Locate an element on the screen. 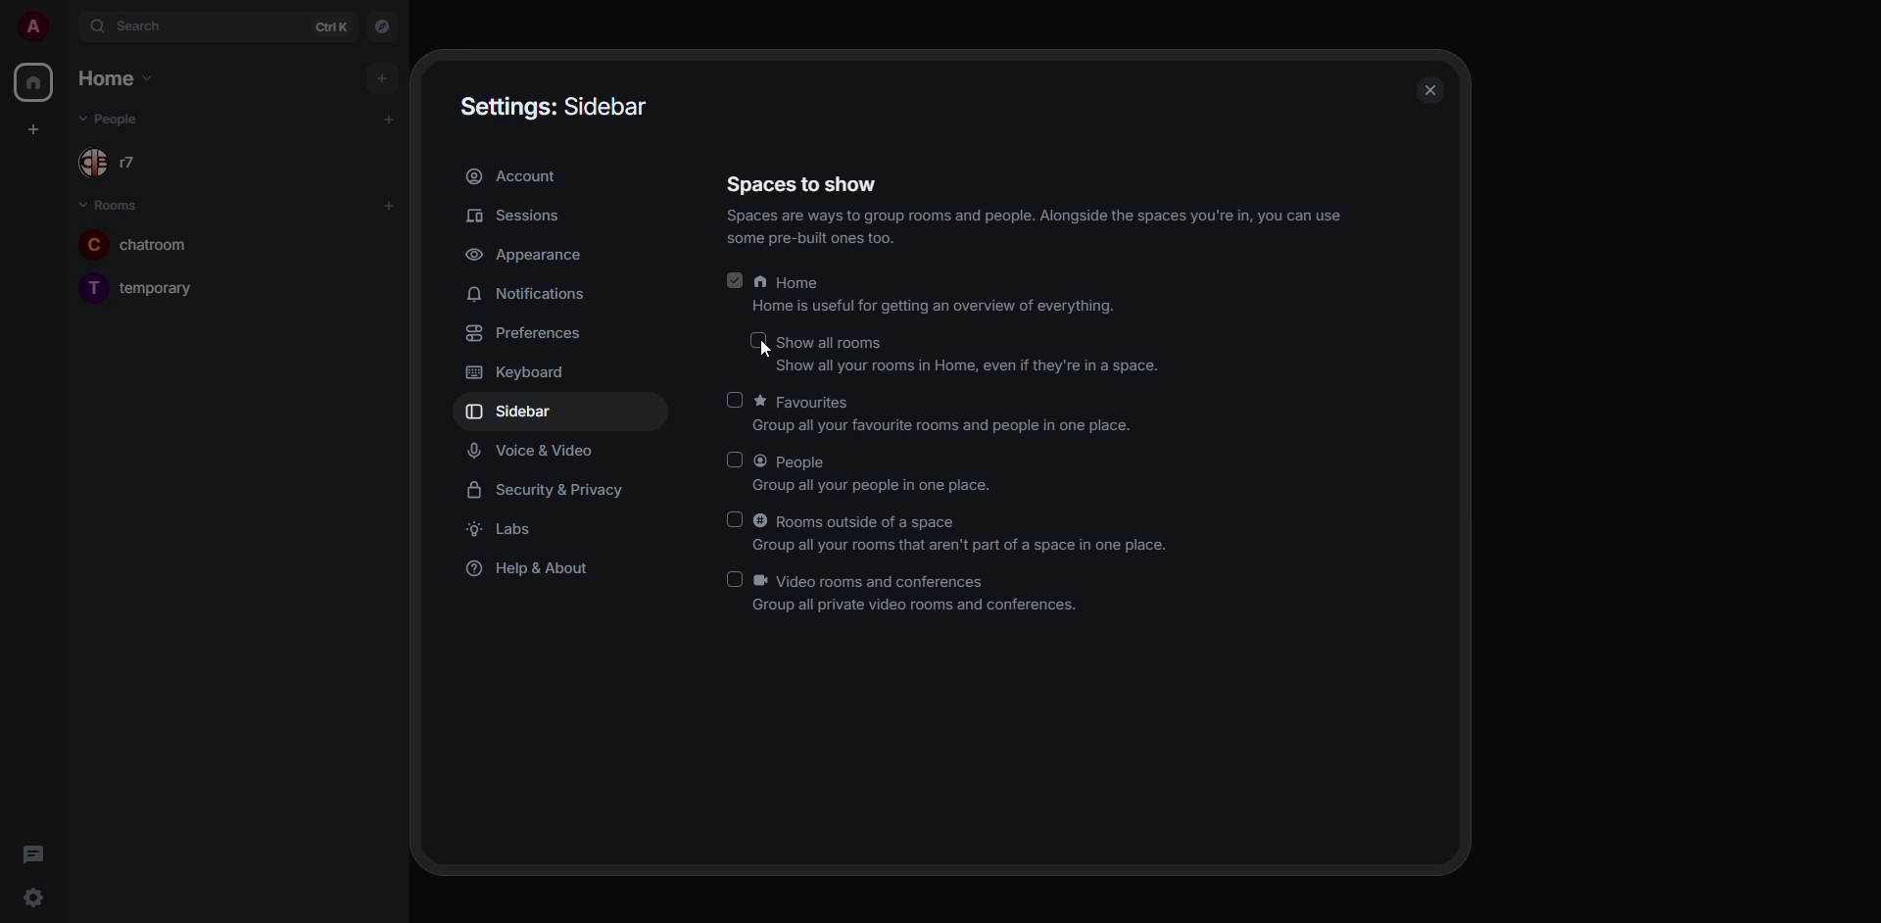 The image size is (1881, 923). Spaces are ways to group rooms and people. Alongside the spaces you're in, you can use
some pre-built ones too. is located at coordinates (1036, 231).